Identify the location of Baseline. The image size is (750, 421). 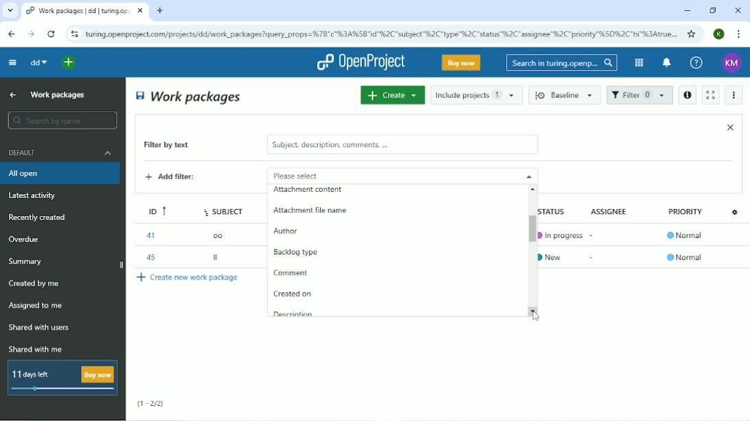
(566, 95).